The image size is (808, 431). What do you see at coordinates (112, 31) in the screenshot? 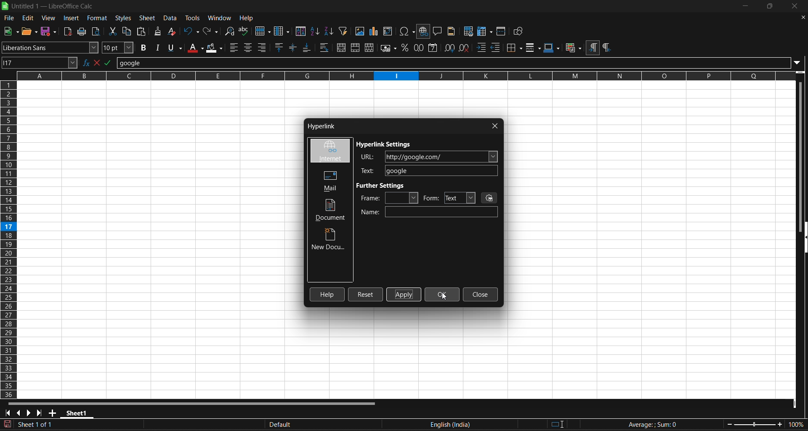
I see `cut` at bounding box center [112, 31].